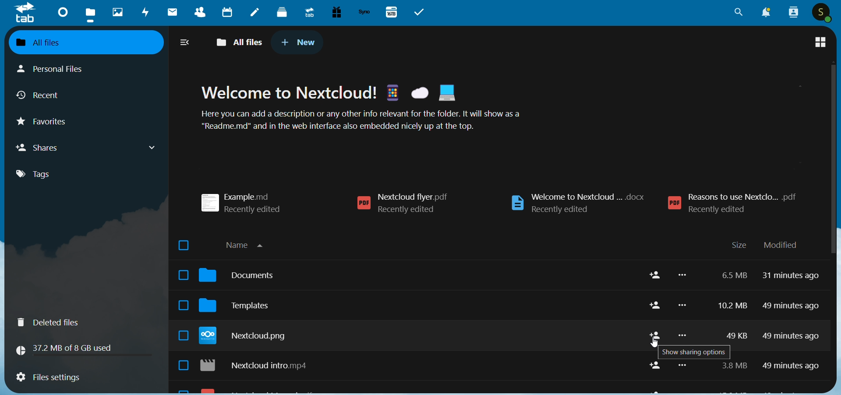 The width and height of the screenshot is (841, 395). I want to click on recent, so click(42, 97).